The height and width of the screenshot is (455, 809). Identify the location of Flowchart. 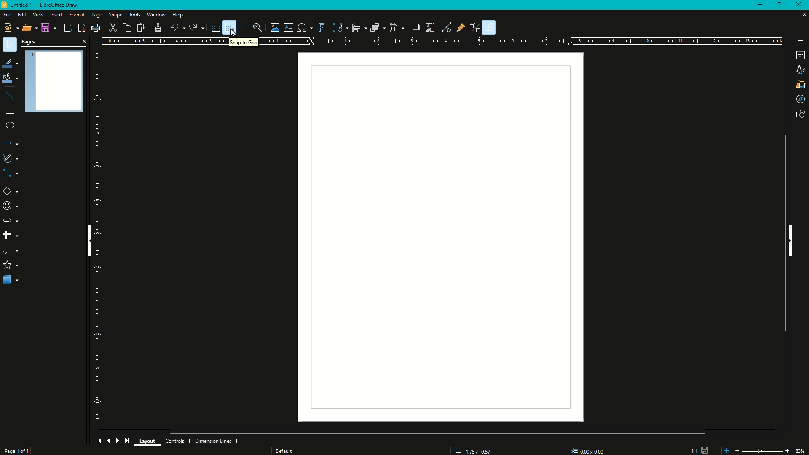
(13, 236).